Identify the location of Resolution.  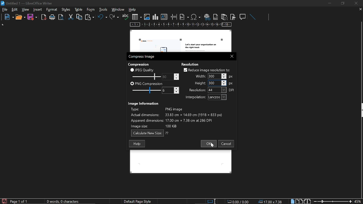
(192, 64).